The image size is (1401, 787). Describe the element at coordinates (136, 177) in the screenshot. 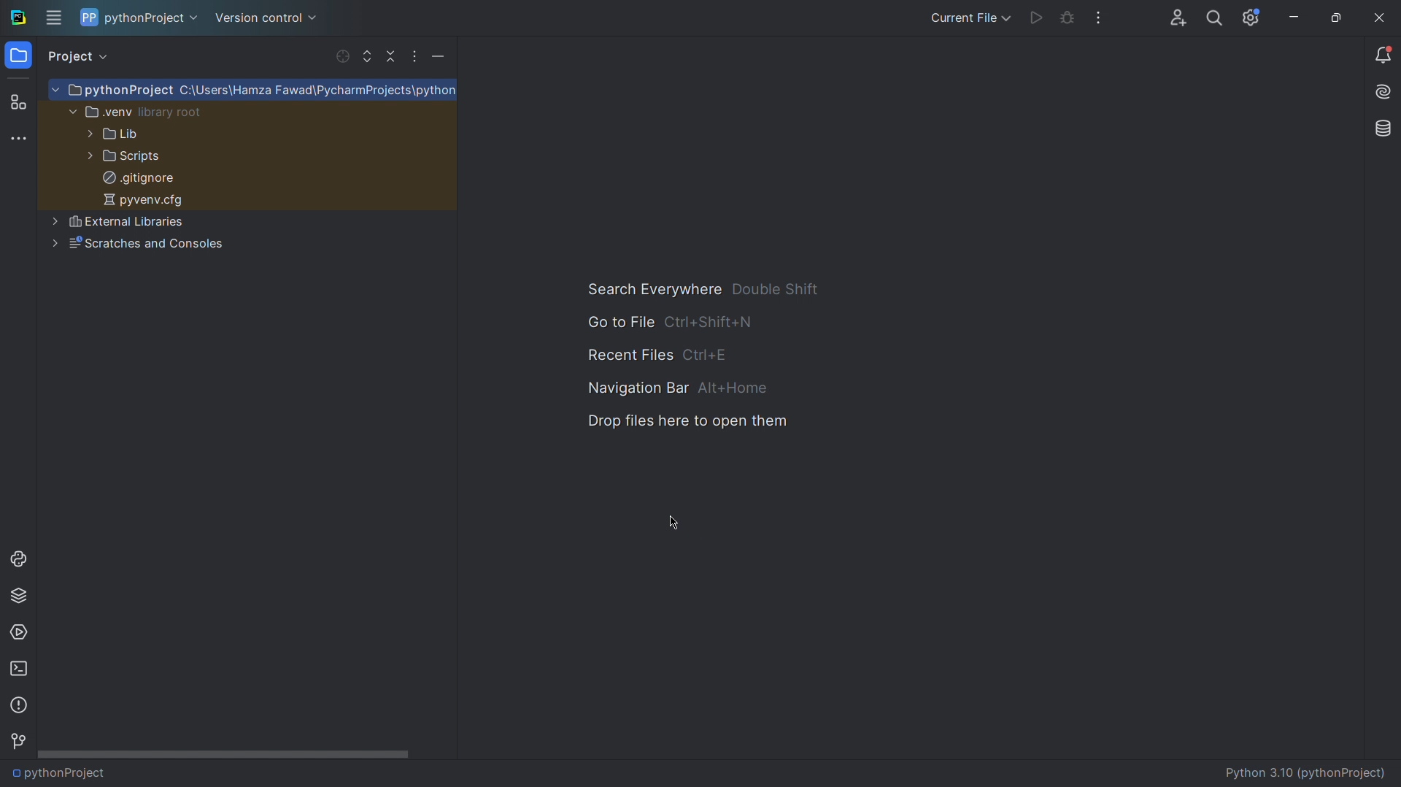

I see `gitgnore` at that location.